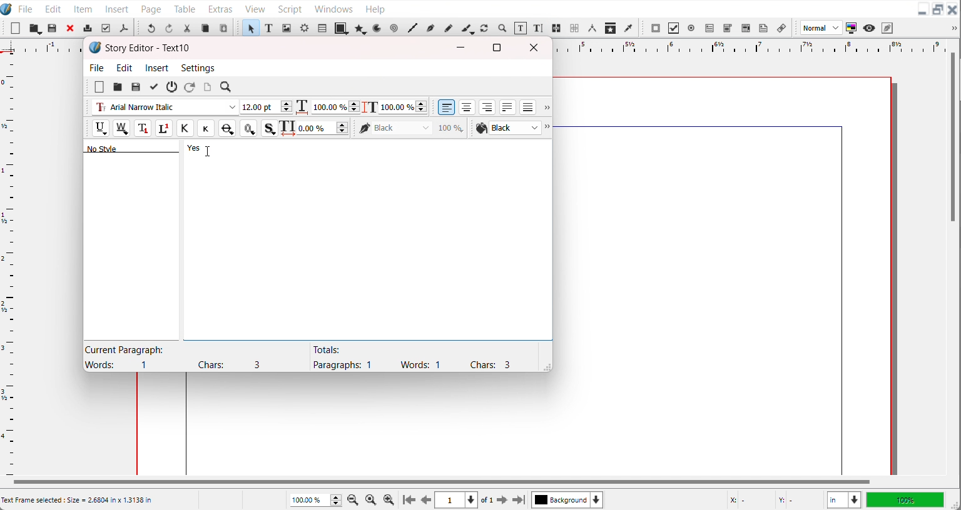  Describe the element at coordinates (773, 499) in the screenshot. I see `X,Y Co-ordinate` at that location.